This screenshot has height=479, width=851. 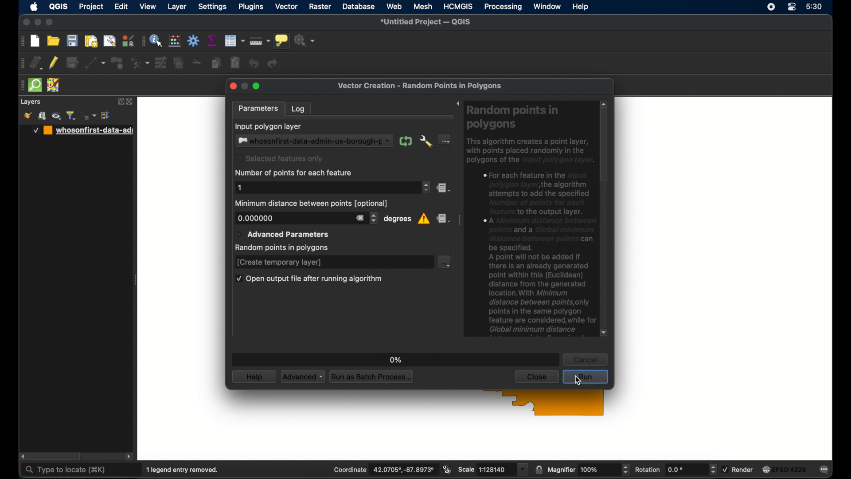 I want to click on 0%, so click(x=396, y=360).